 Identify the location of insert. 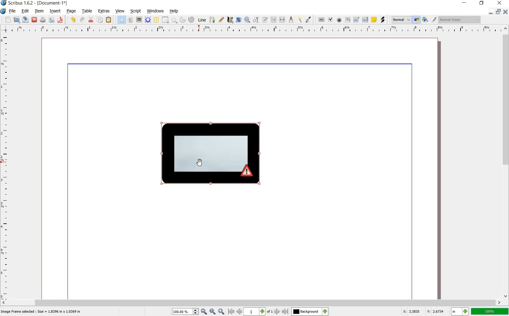
(55, 12).